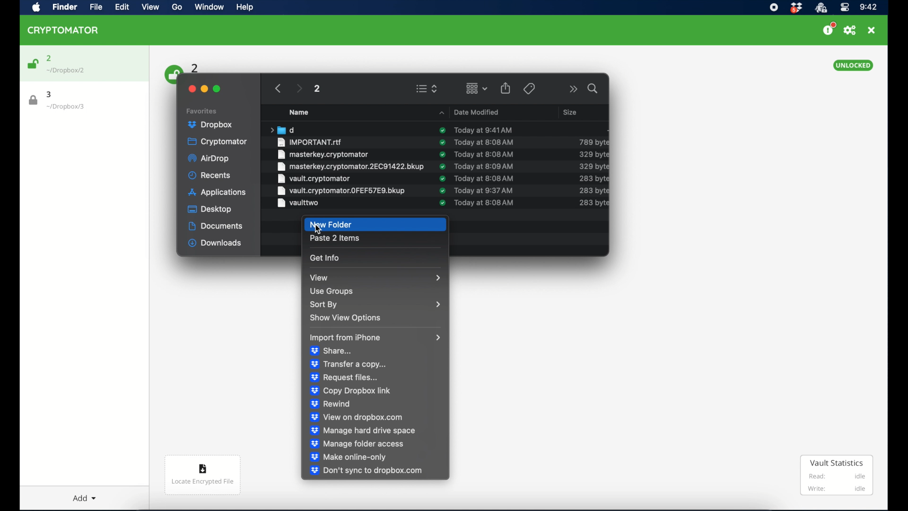 Image resolution: width=908 pixels, height=511 pixels. What do you see at coordinates (594, 203) in the screenshot?
I see `size` at bounding box center [594, 203].